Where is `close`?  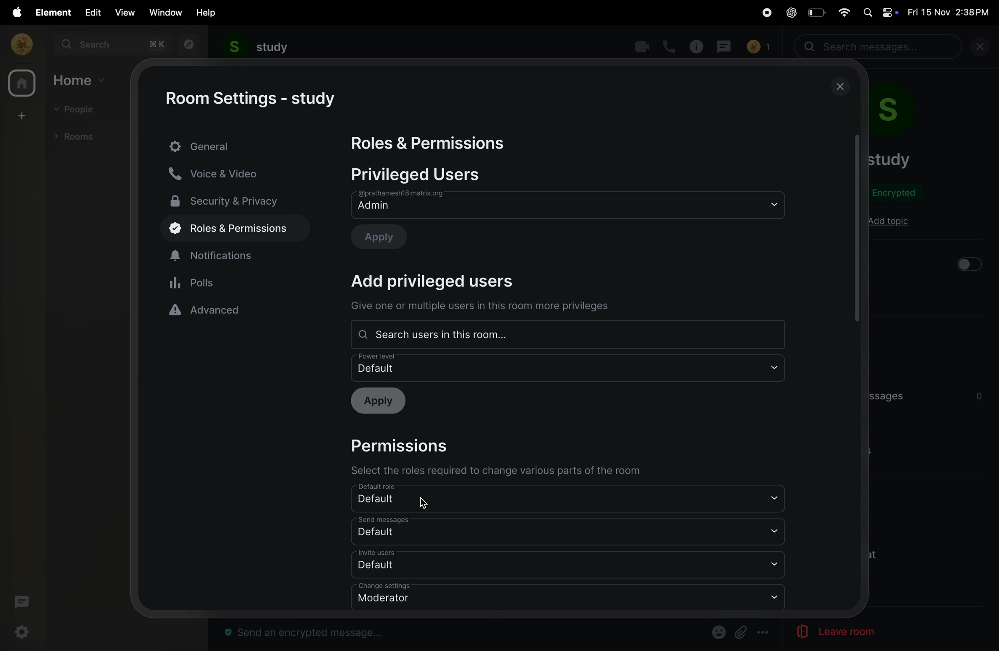 close is located at coordinates (841, 87).